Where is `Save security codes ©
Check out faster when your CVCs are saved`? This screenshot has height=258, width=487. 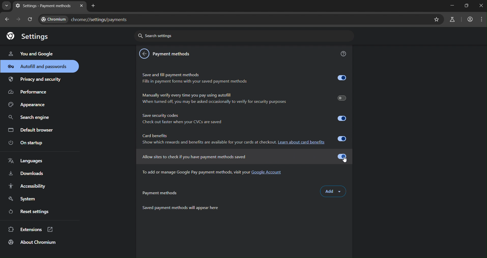
Save security codes ©
Check out faster when your CVCs are saved is located at coordinates (245, 118).